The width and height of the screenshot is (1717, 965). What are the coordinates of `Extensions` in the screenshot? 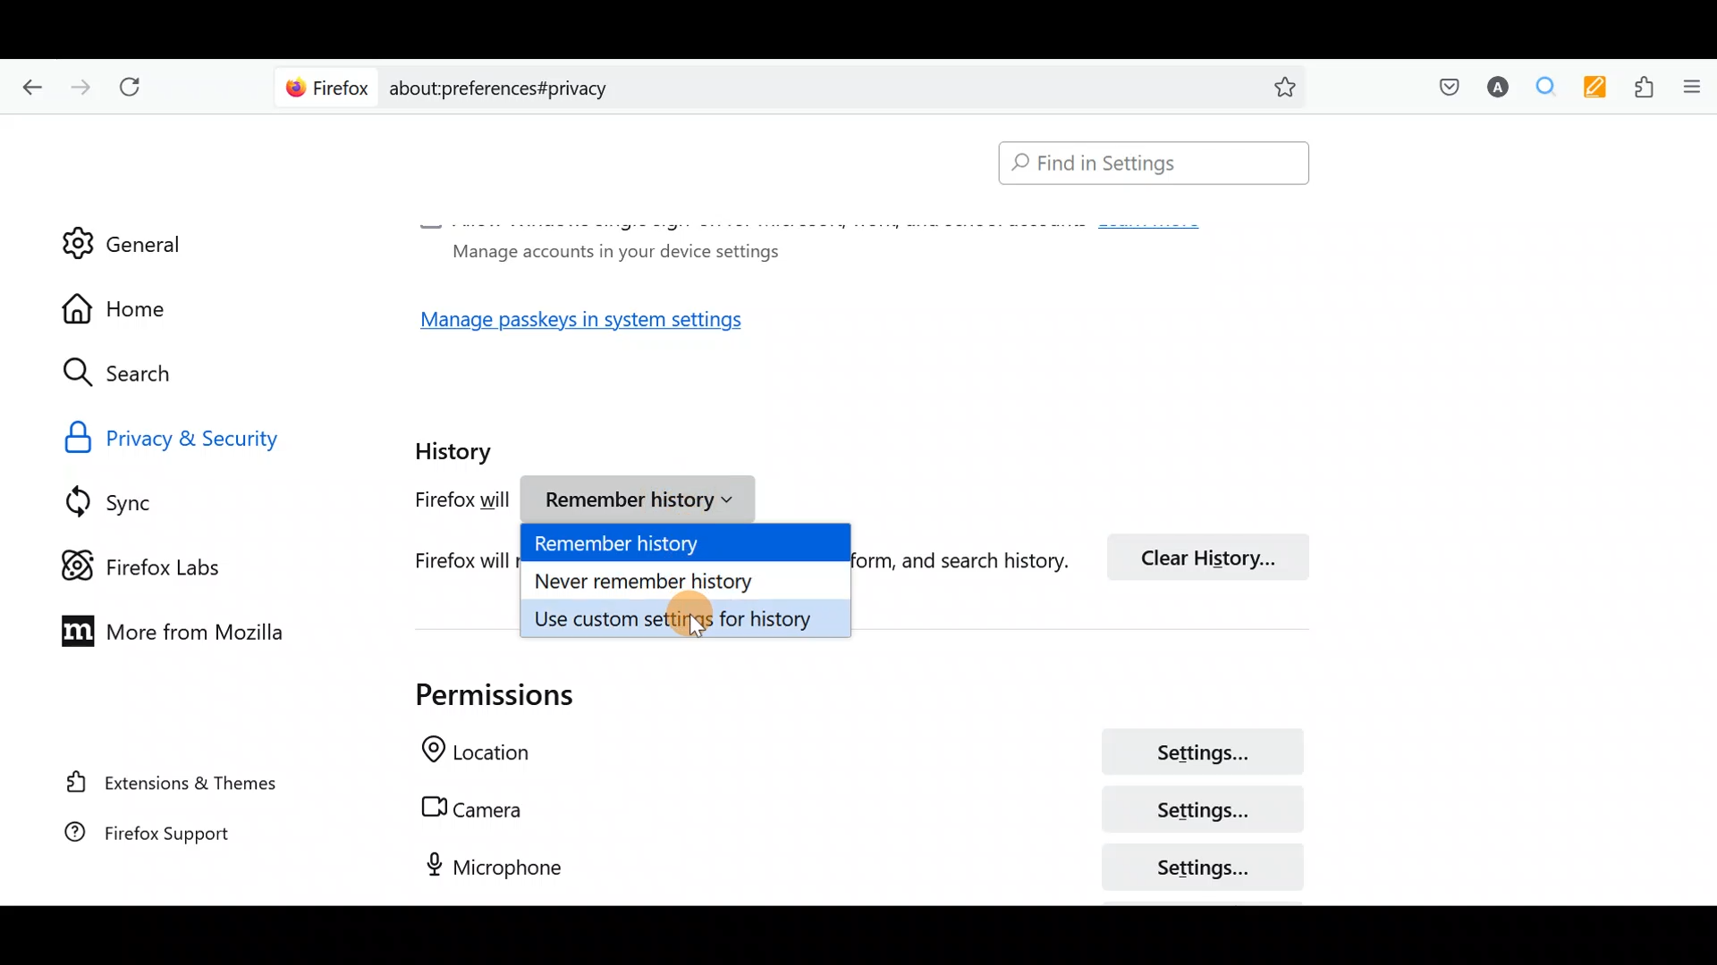 It's located at (1639, 88).